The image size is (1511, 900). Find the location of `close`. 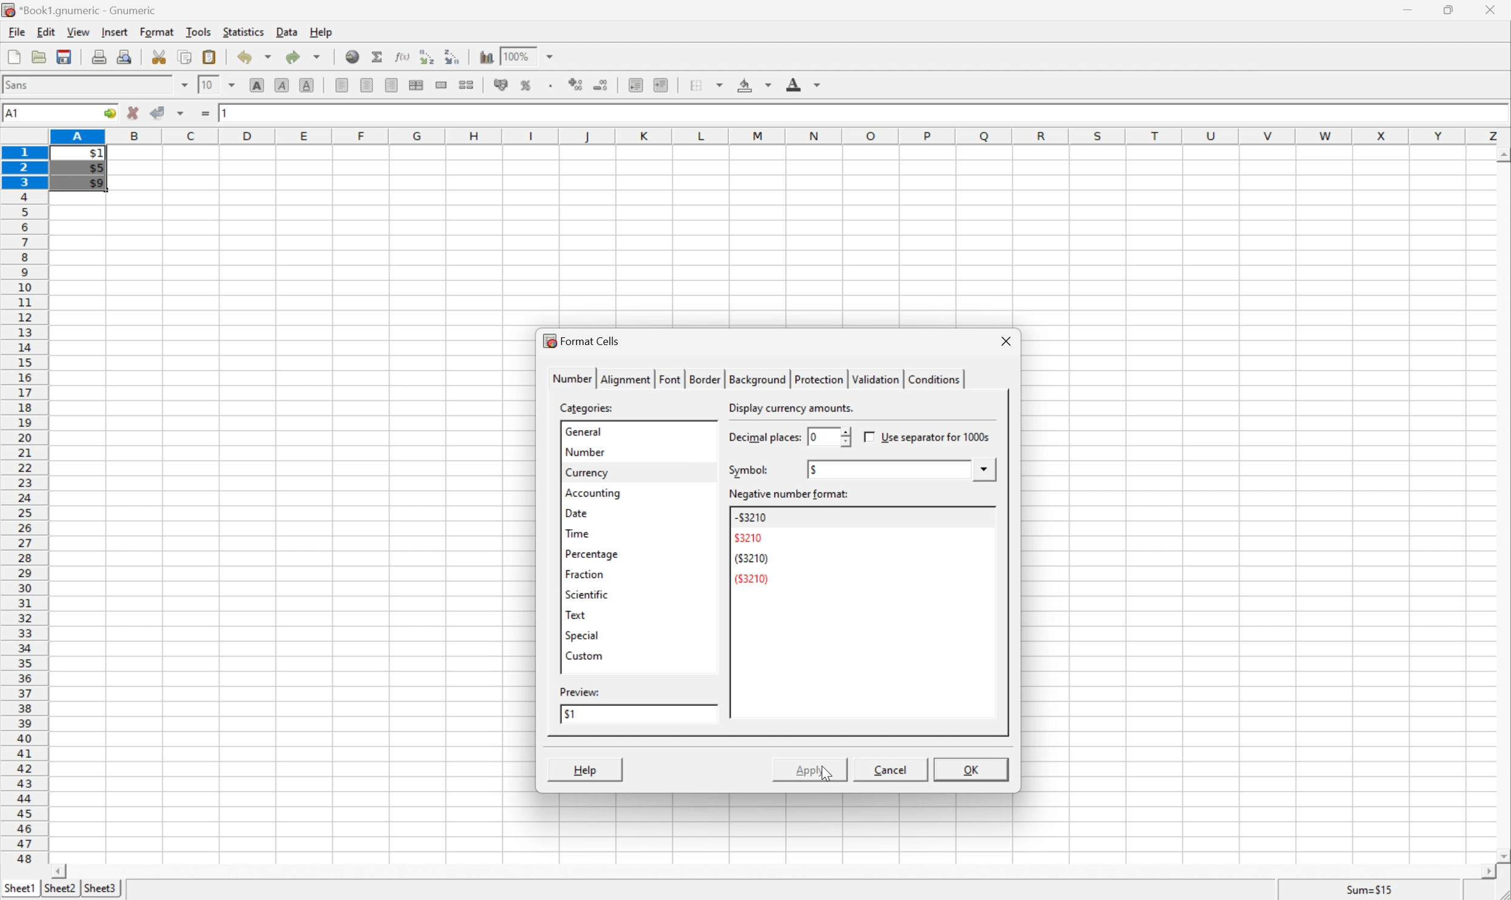

close is located at coordinates (1006, 341).